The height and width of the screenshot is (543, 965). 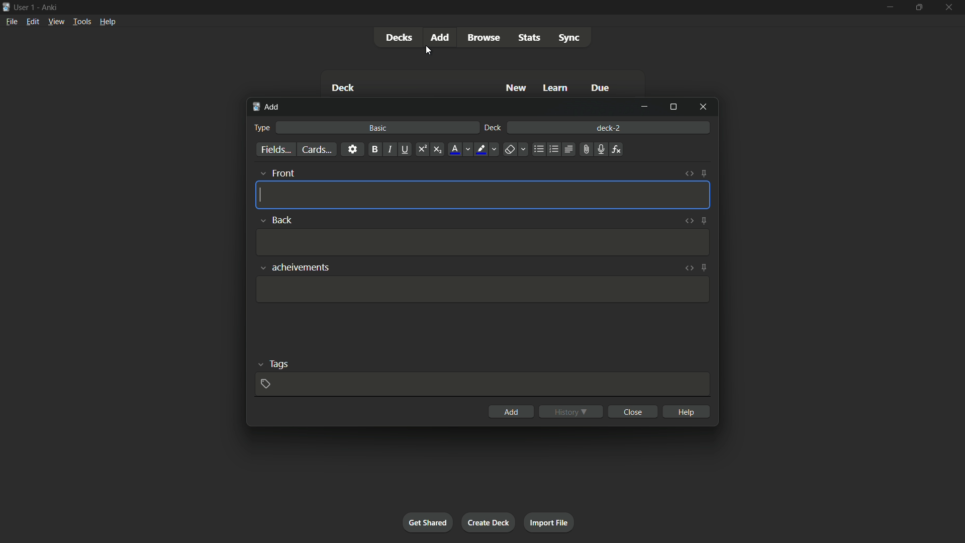 What do you see at coordinates (353, 149) in the screenshot?
I see `settings` at bounding box center [353, 149].